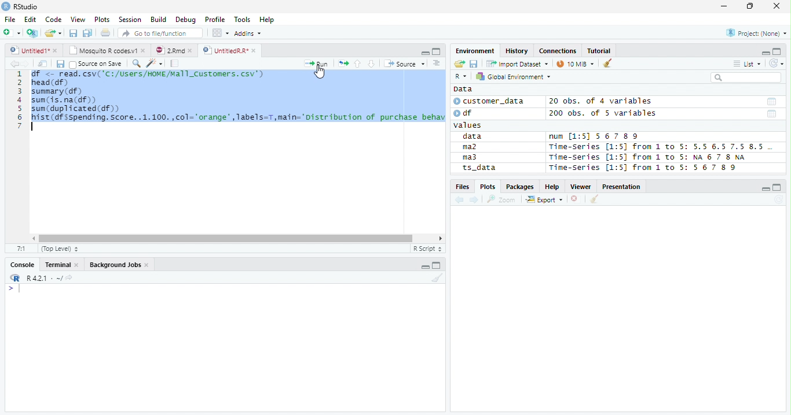 This screenshot has height=415, width=791. I want to click on ma3, so click(473, 157).